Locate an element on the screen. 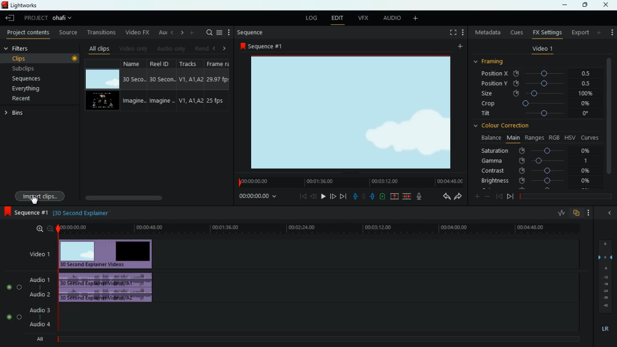 Image resolution: width=617 pixels, height=347 pixels. close is located at coordinates (608, 5).